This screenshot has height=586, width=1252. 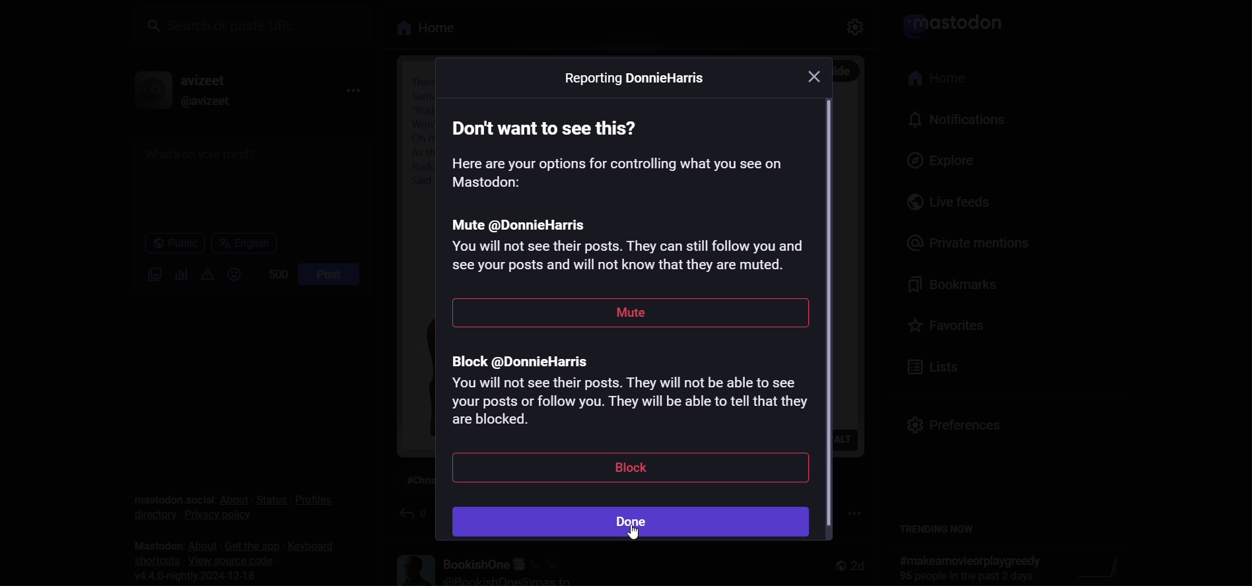 I want to click on avizeet, so click(x=204, y=79).